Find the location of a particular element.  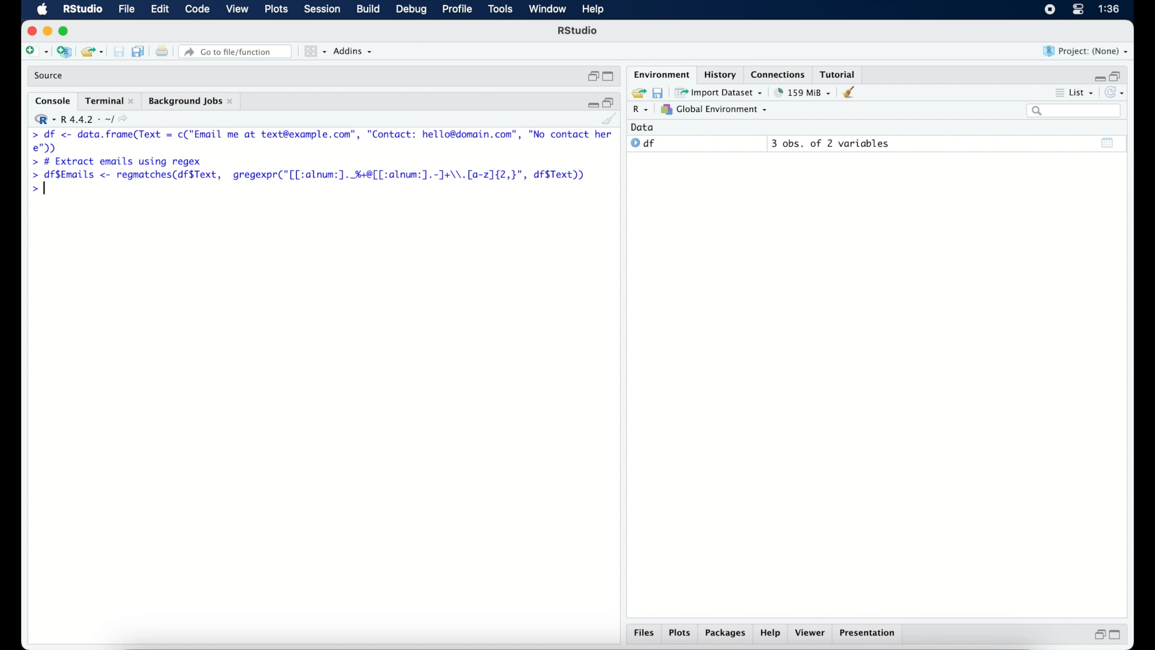

tools is located at coordinates (499, 10).